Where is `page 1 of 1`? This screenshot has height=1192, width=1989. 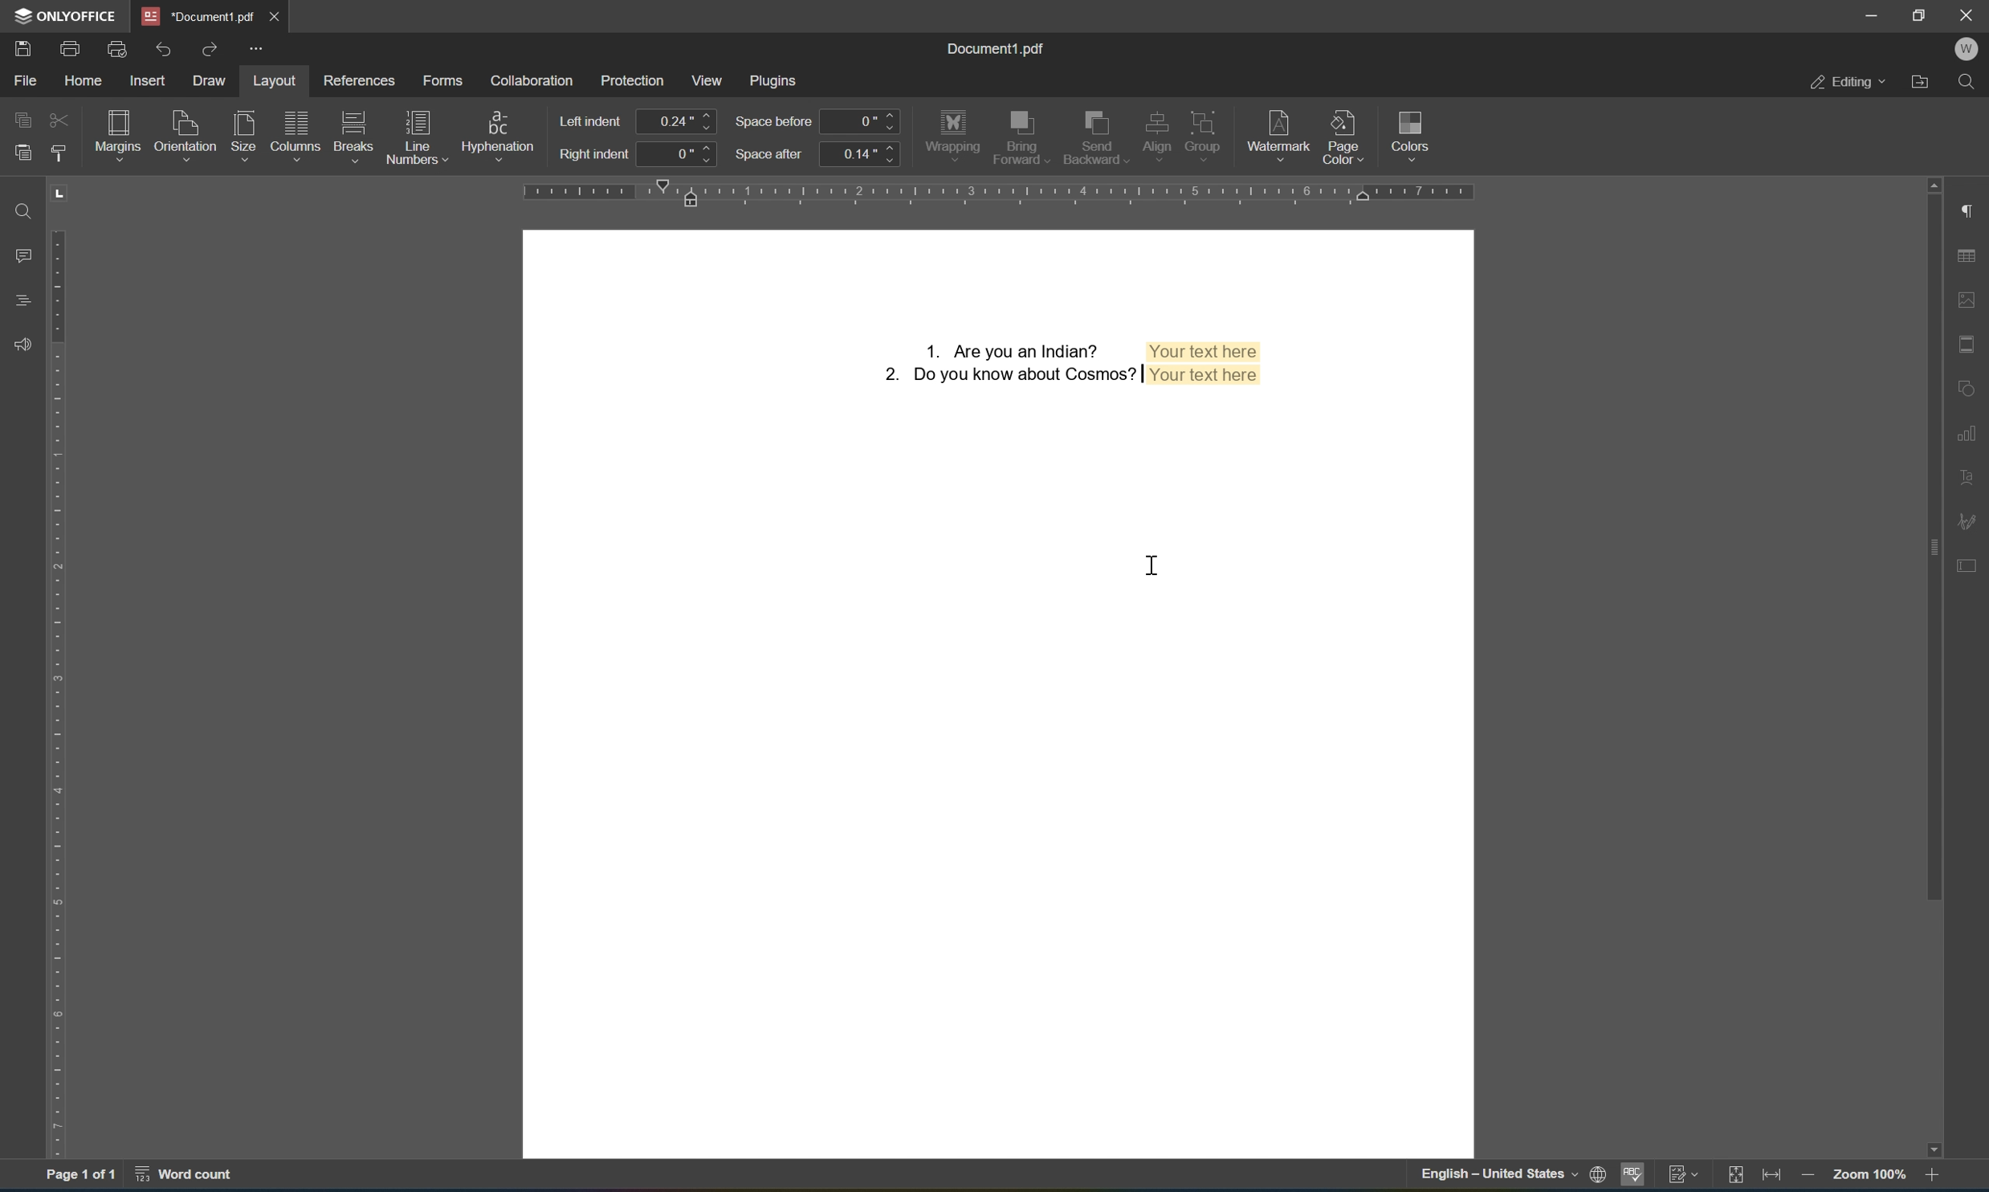
page 1 of 1 is located at coordinates (81, 1177).